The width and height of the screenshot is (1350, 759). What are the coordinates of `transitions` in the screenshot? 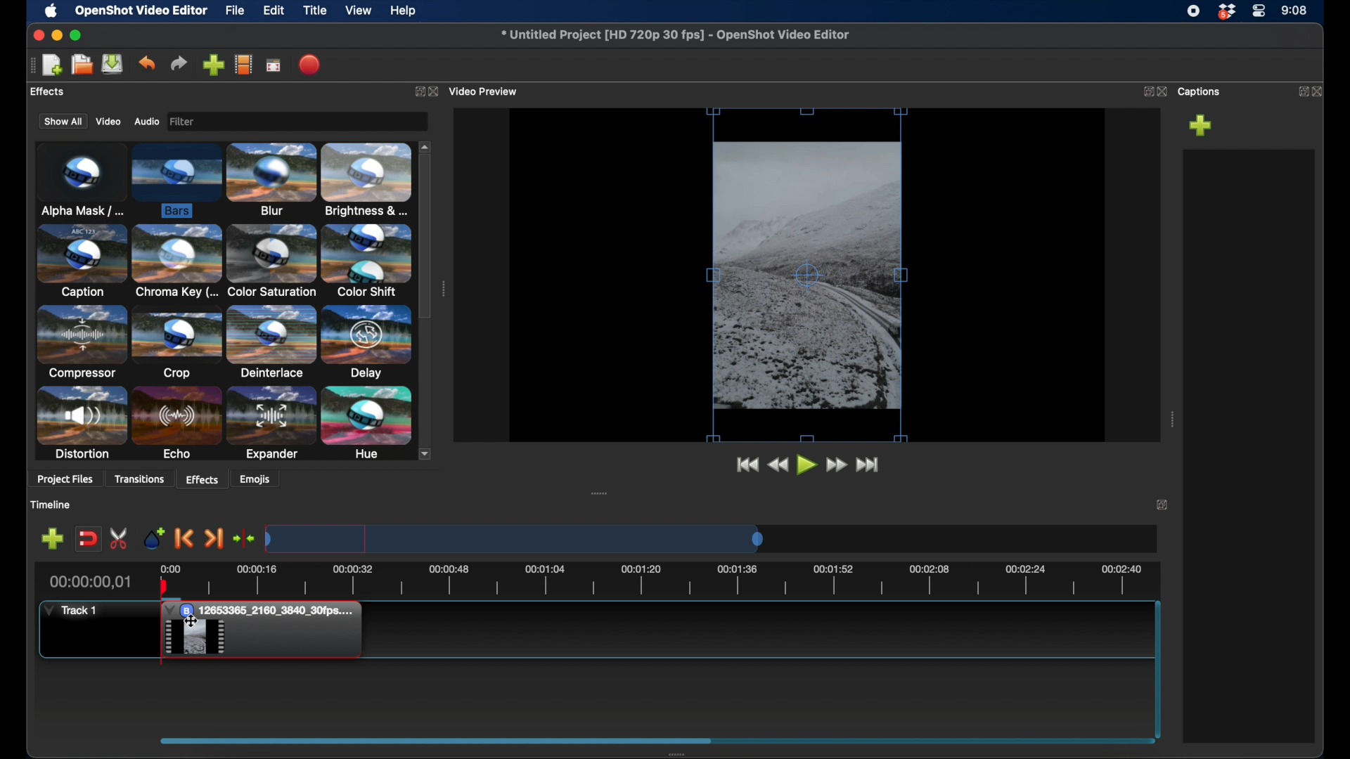 It's located at (141, 479).